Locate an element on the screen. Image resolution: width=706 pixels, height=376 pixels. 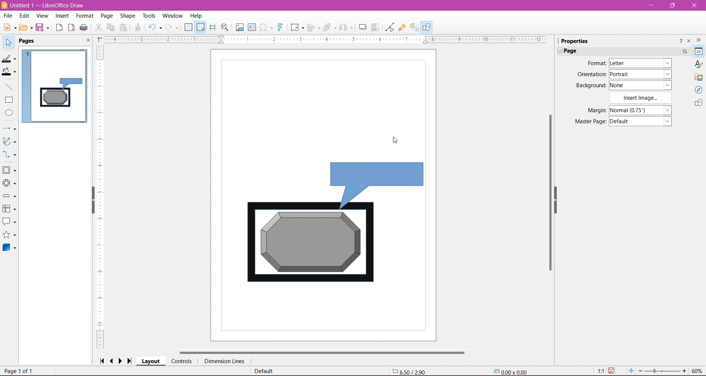
Zoom Out is located at coordinates (640, 370).